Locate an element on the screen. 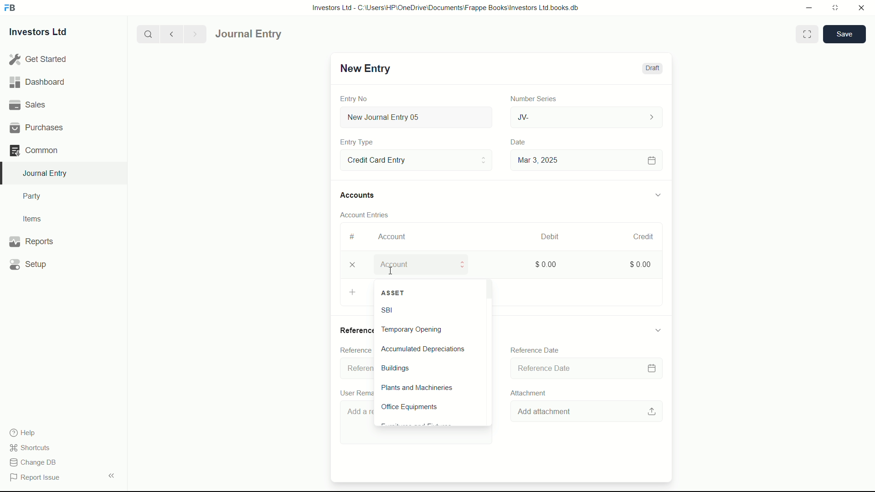 This screenshot has height=492, width=875. expand/collapse is located at coordinates (111, 475).